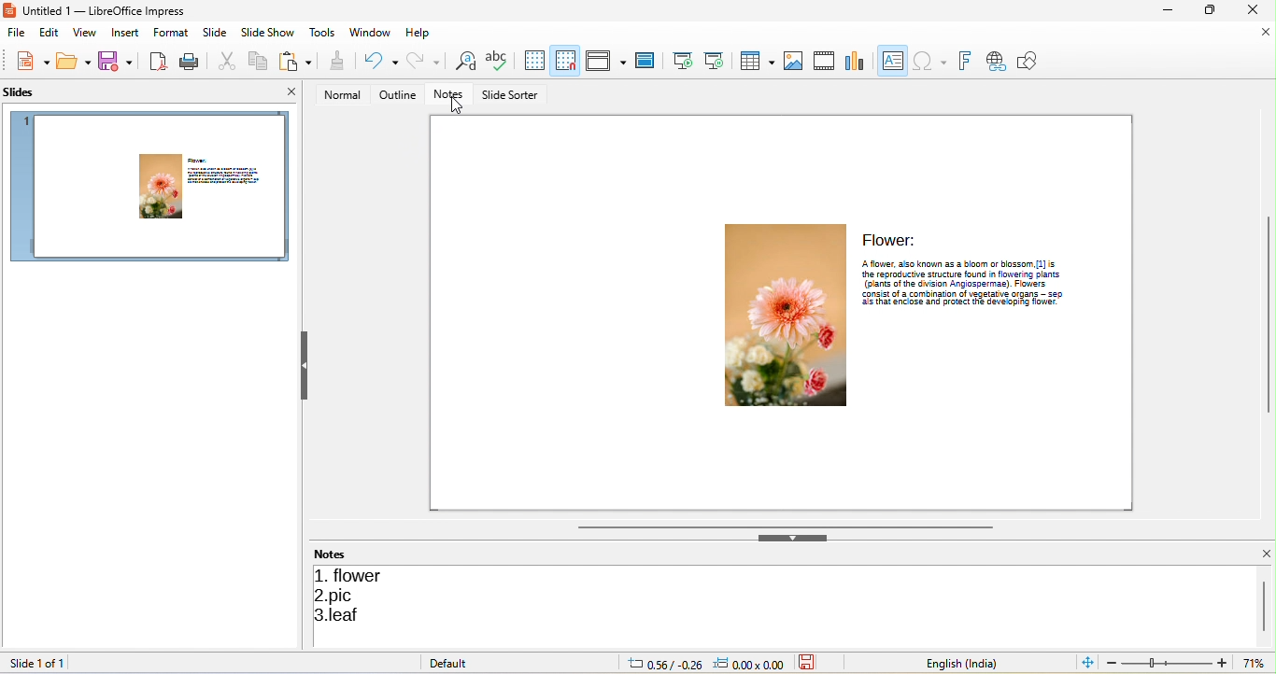  What do you see at coordinates (420, 32) in the screenshot?
I see `help` at bounding box center [420, 32].